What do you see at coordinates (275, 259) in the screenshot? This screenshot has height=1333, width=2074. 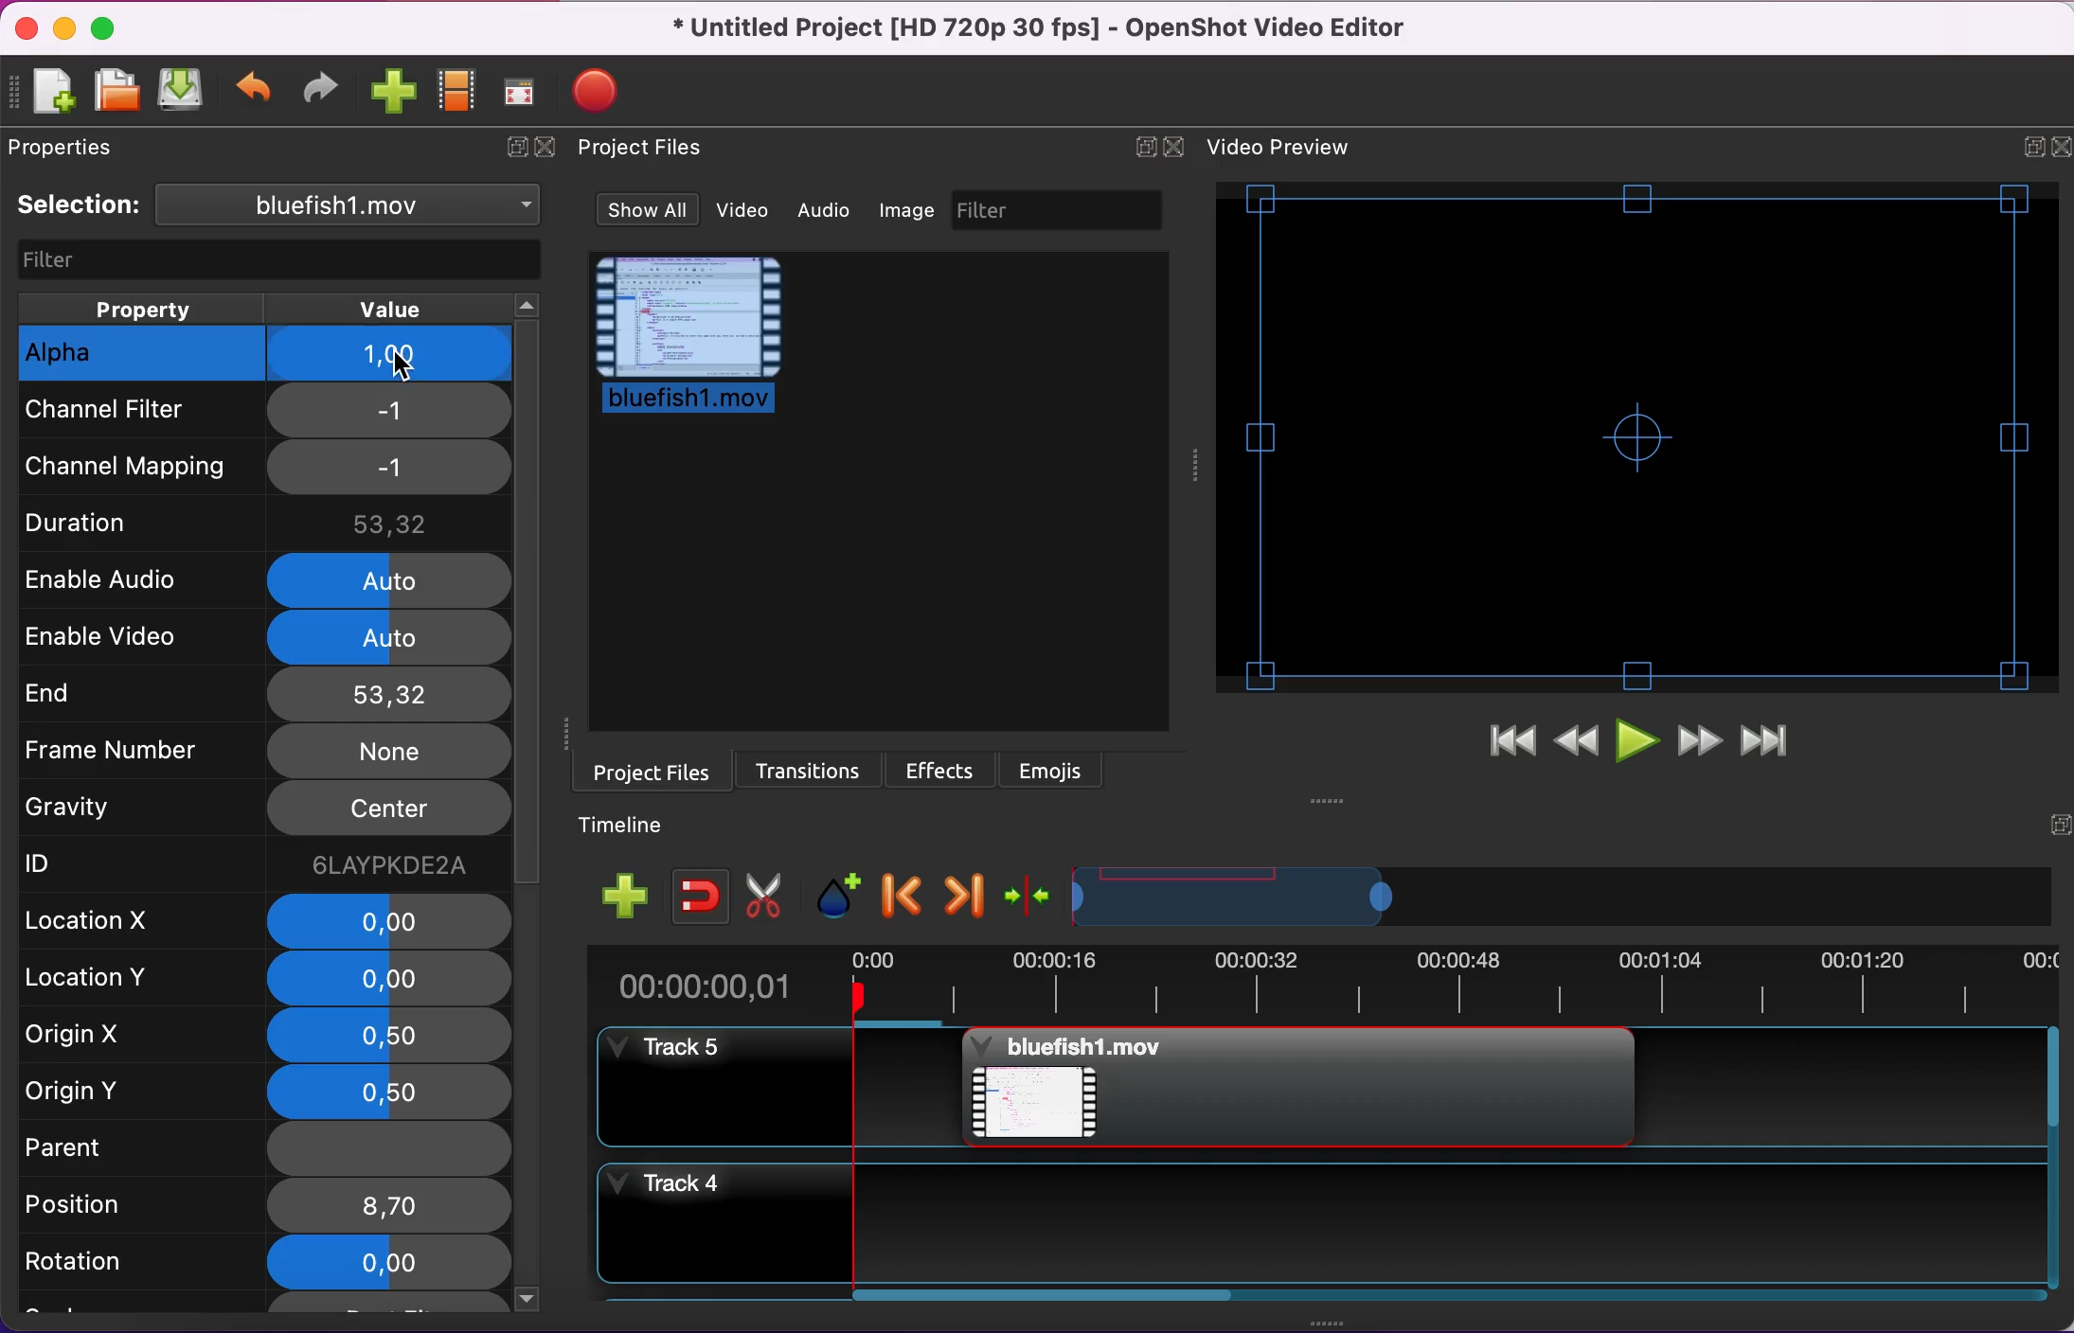 I see `filter` at bounding box center [275, 259].